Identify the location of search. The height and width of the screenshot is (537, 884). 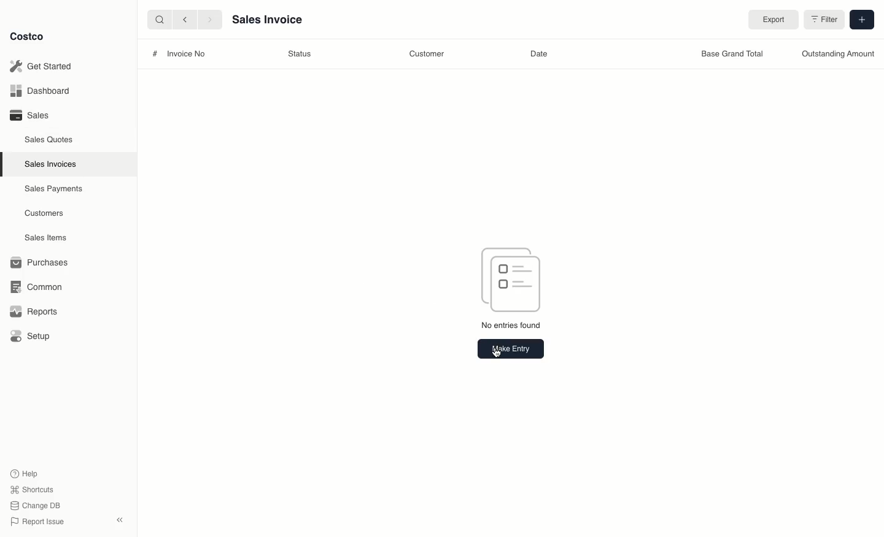
(157, 19).